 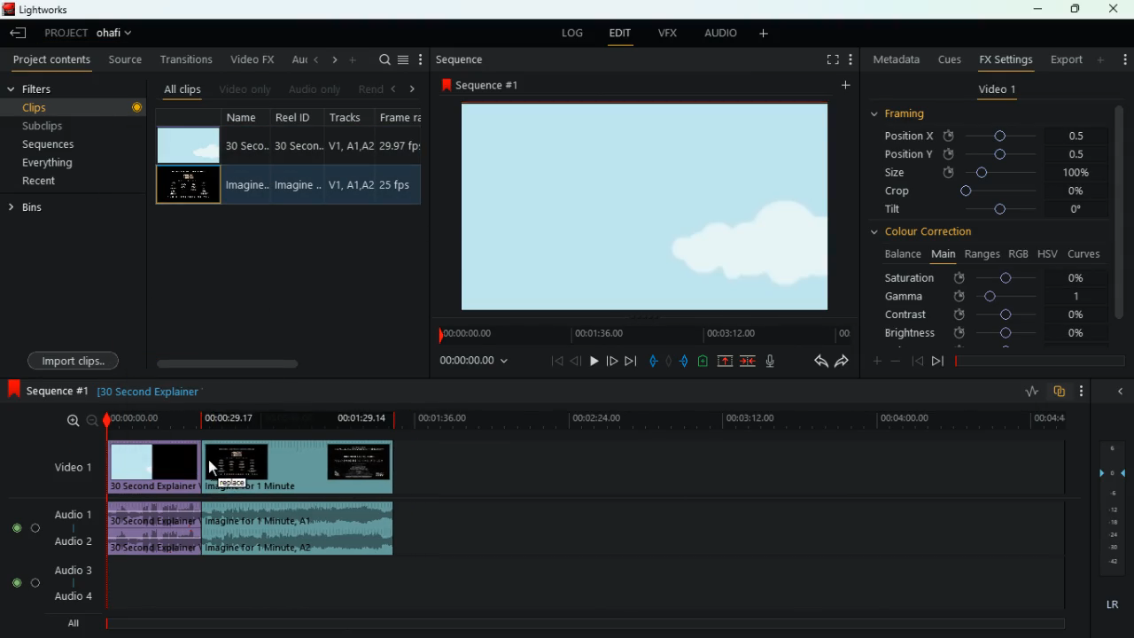 I want to click on project content, so click(x=52, y=61).